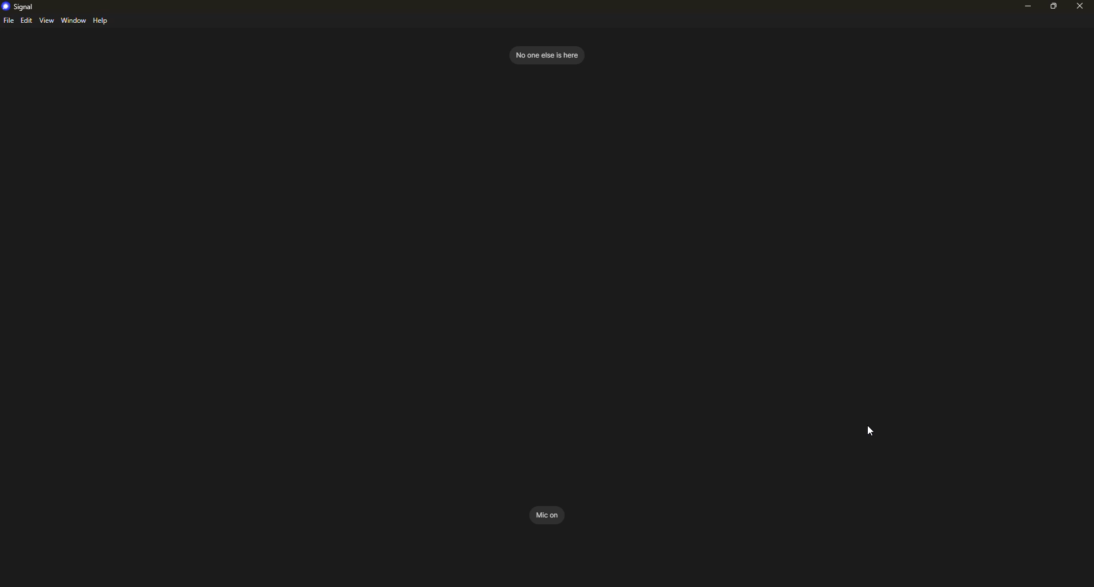 This screenshot has width=1094, height=587. I want to click on view, so click(47, 21).